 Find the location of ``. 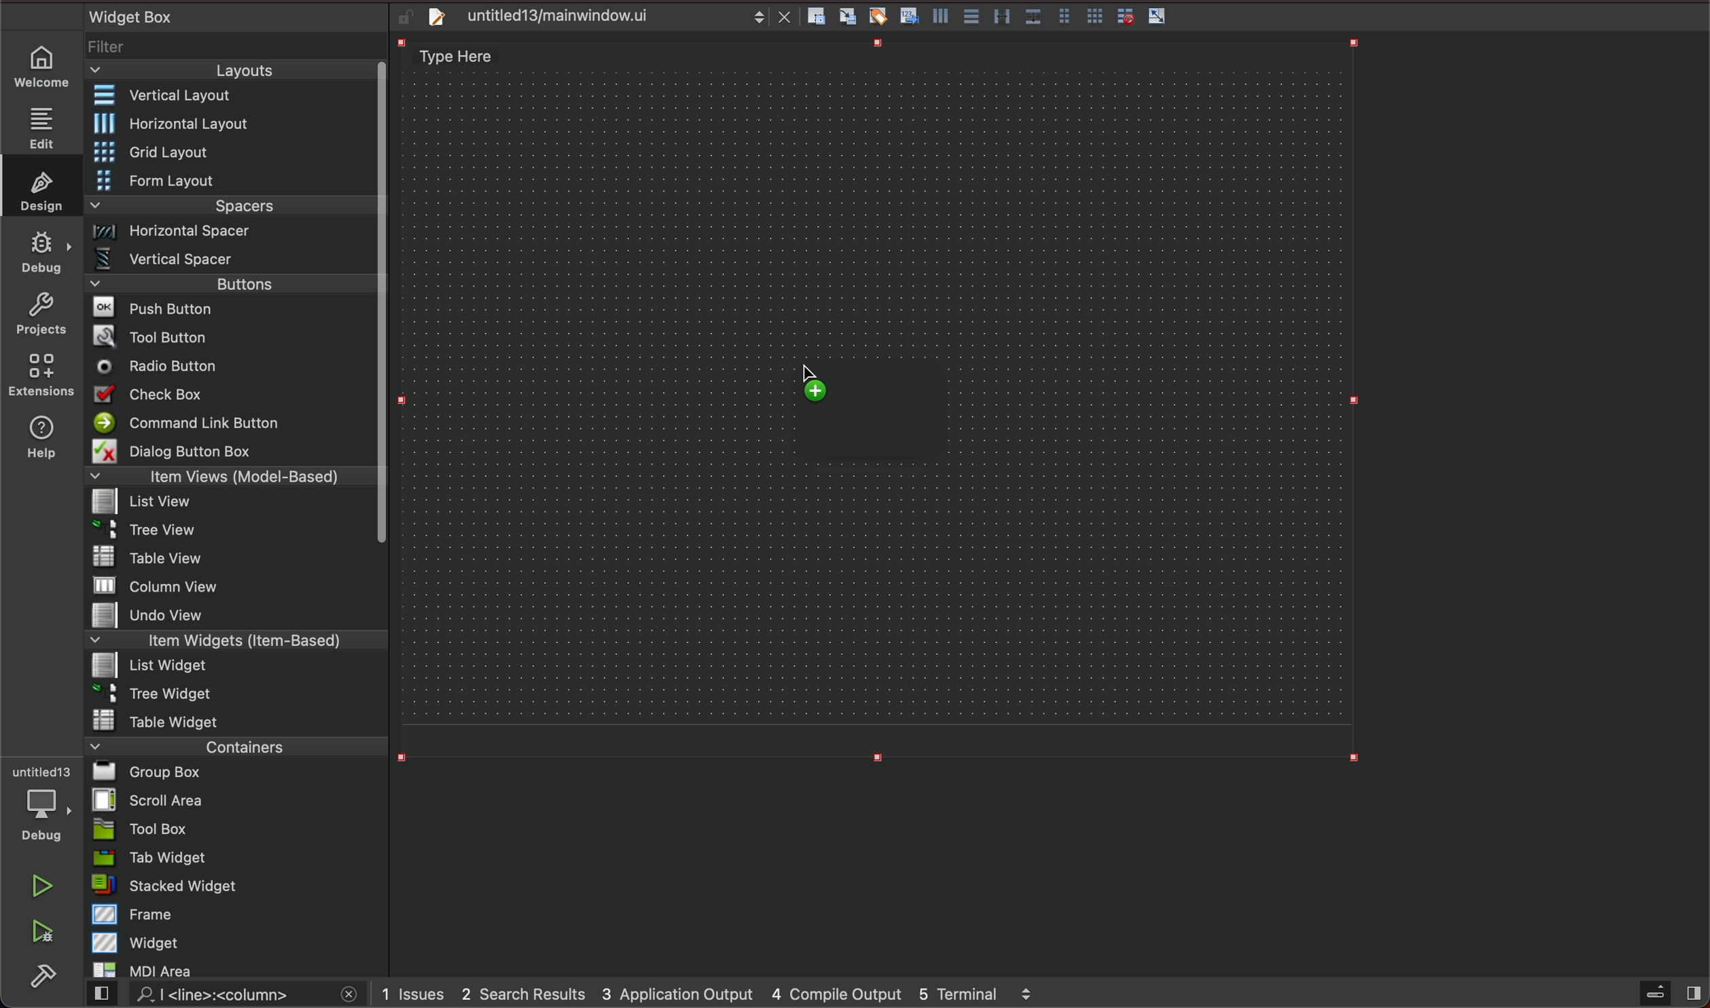

 is located at coordinates (1033, 16).